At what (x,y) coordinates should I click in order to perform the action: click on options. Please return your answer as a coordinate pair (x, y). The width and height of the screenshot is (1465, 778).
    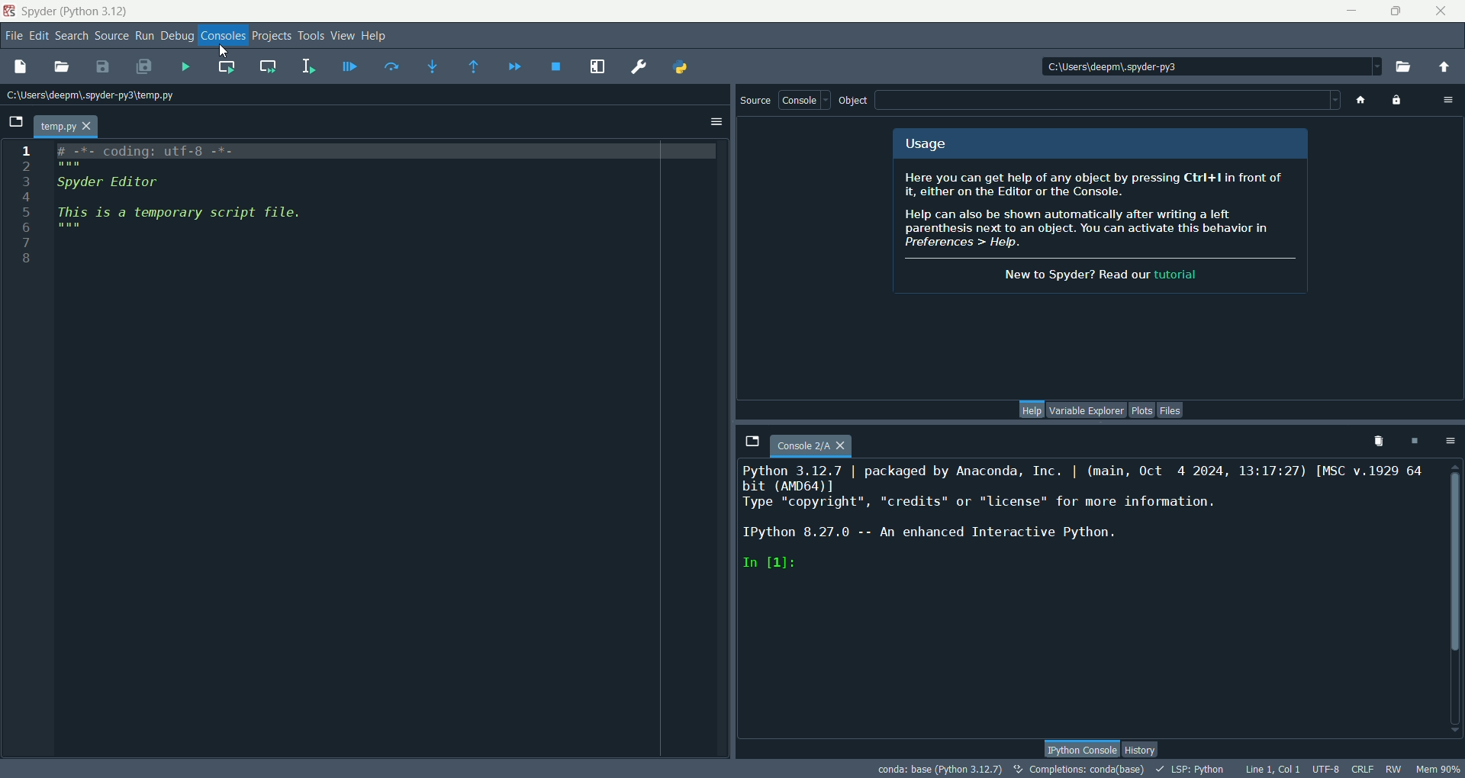
    Looking at the image, I should click on (1449, 99).